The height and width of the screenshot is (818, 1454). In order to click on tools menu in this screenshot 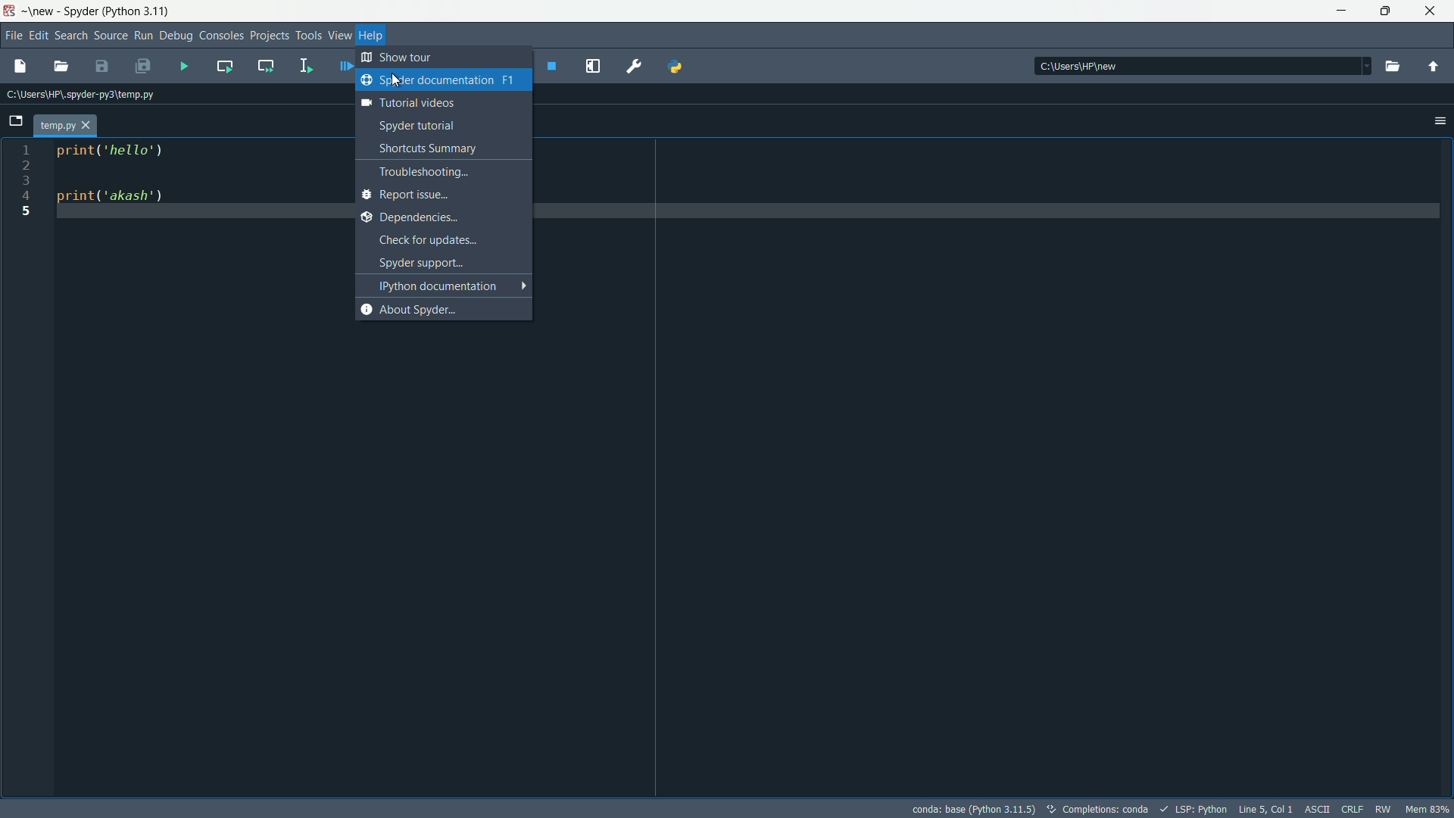, I will do `click(307, 36)`.